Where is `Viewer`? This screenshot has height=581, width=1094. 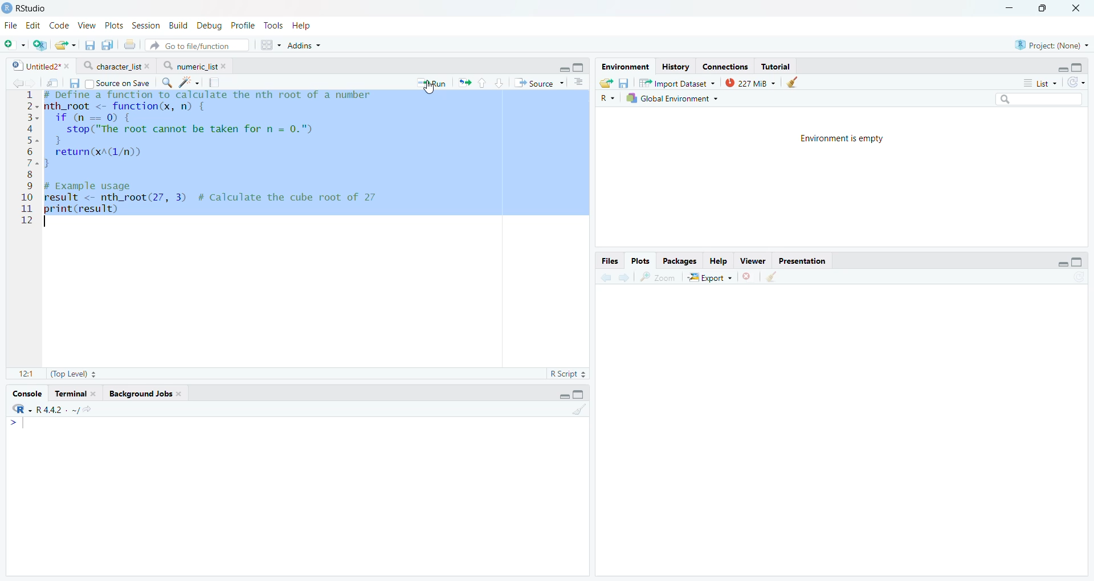 Viewer is located at coordinates (753, 260).